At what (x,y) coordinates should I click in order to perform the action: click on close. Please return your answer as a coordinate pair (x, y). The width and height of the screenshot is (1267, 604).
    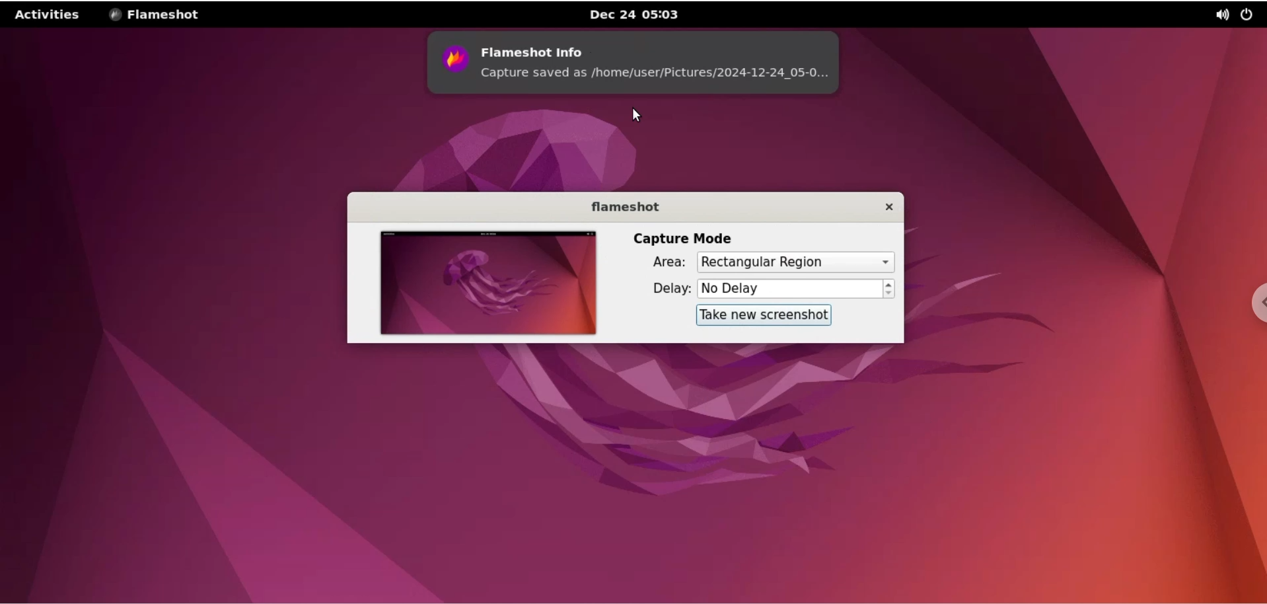
    Looking at the image, I should click on (879, 208).